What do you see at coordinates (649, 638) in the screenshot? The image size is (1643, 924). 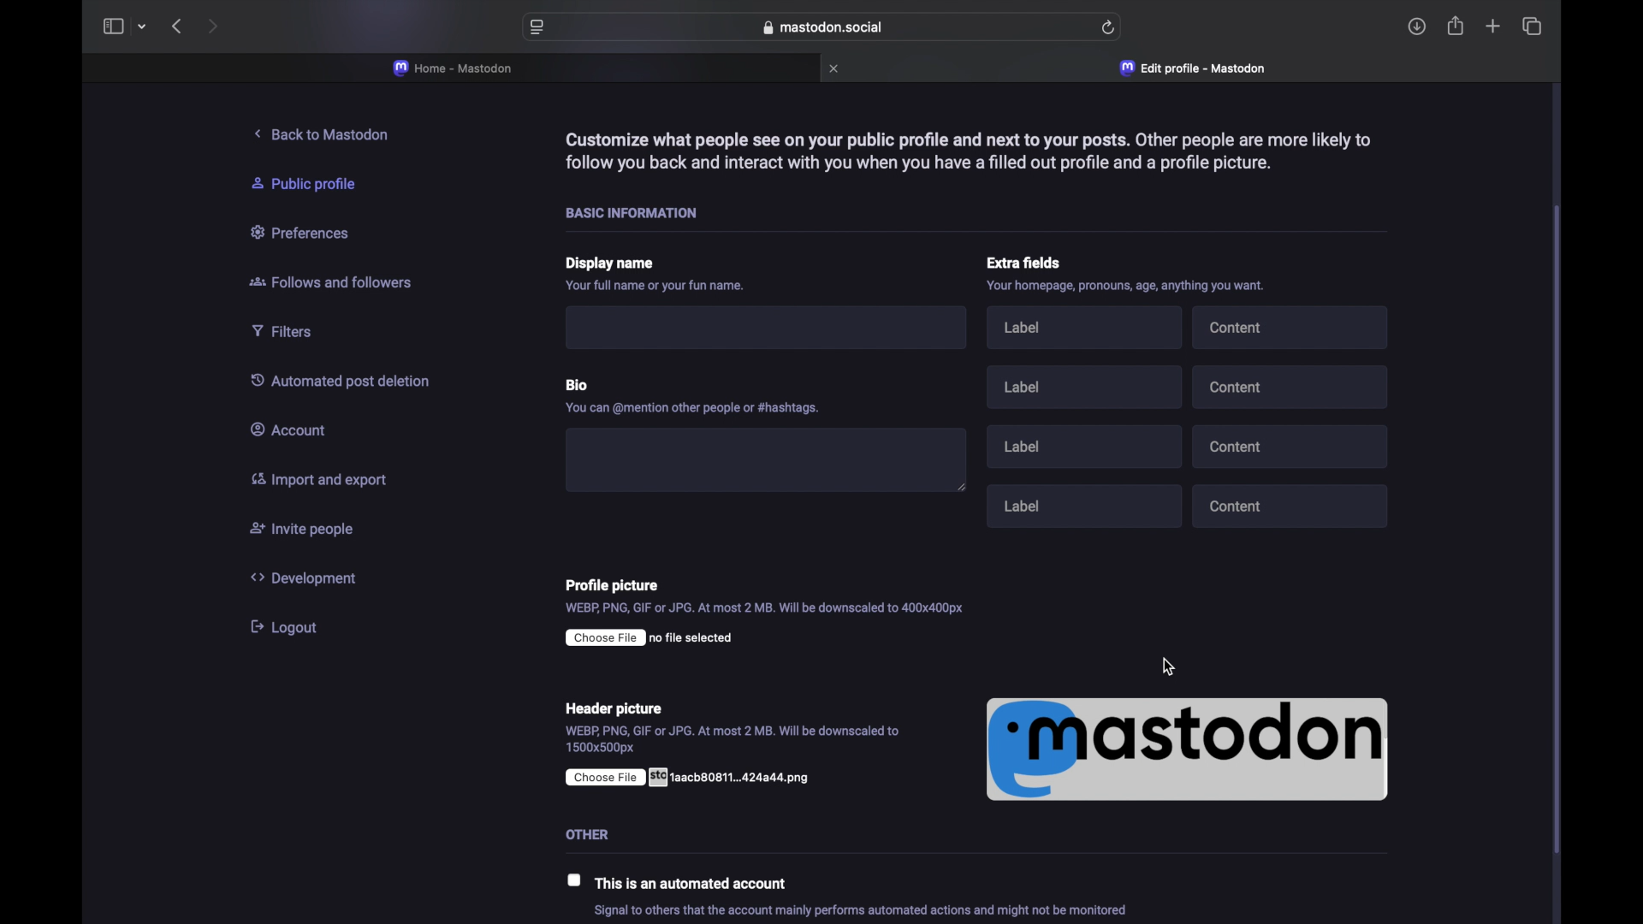 I see `no file selected` at bounding box center [649, 638].